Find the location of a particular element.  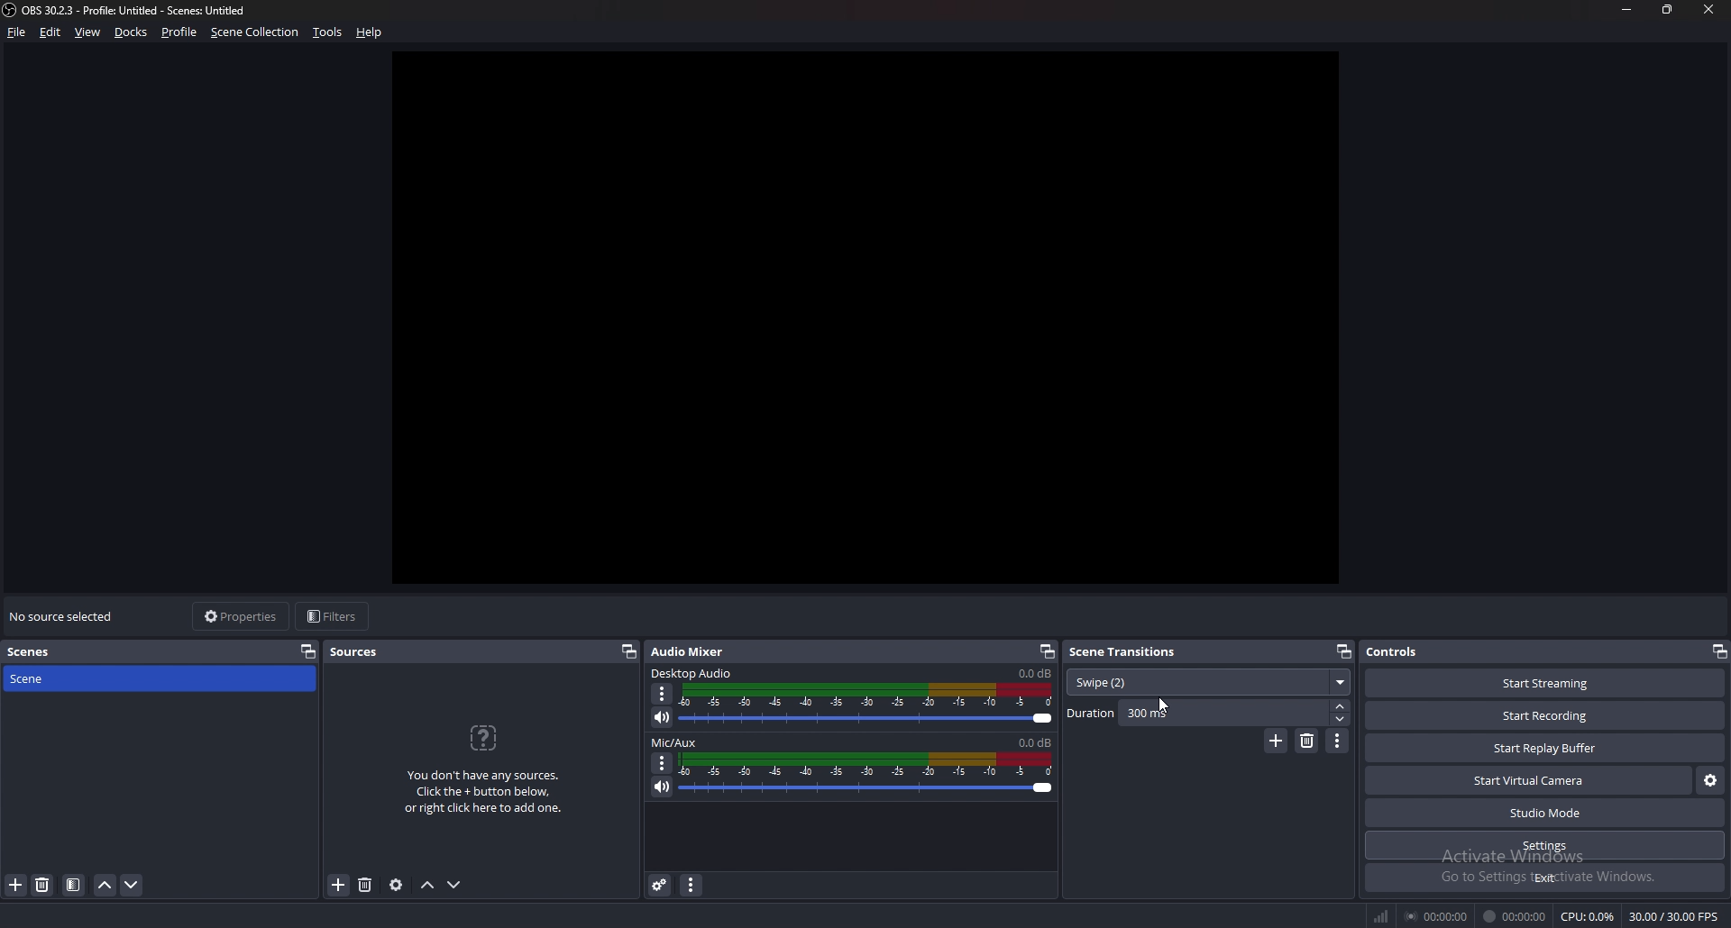

profile is located at coordinates (179, 32).